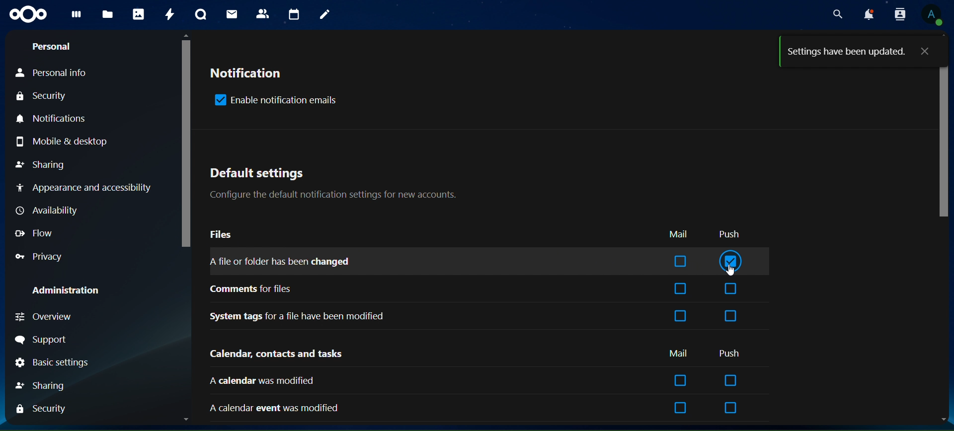 This screenshot has height=431, width=954. Describe the element at coordinates (83, 187) in the screenshot. I see `notifications` at that location.